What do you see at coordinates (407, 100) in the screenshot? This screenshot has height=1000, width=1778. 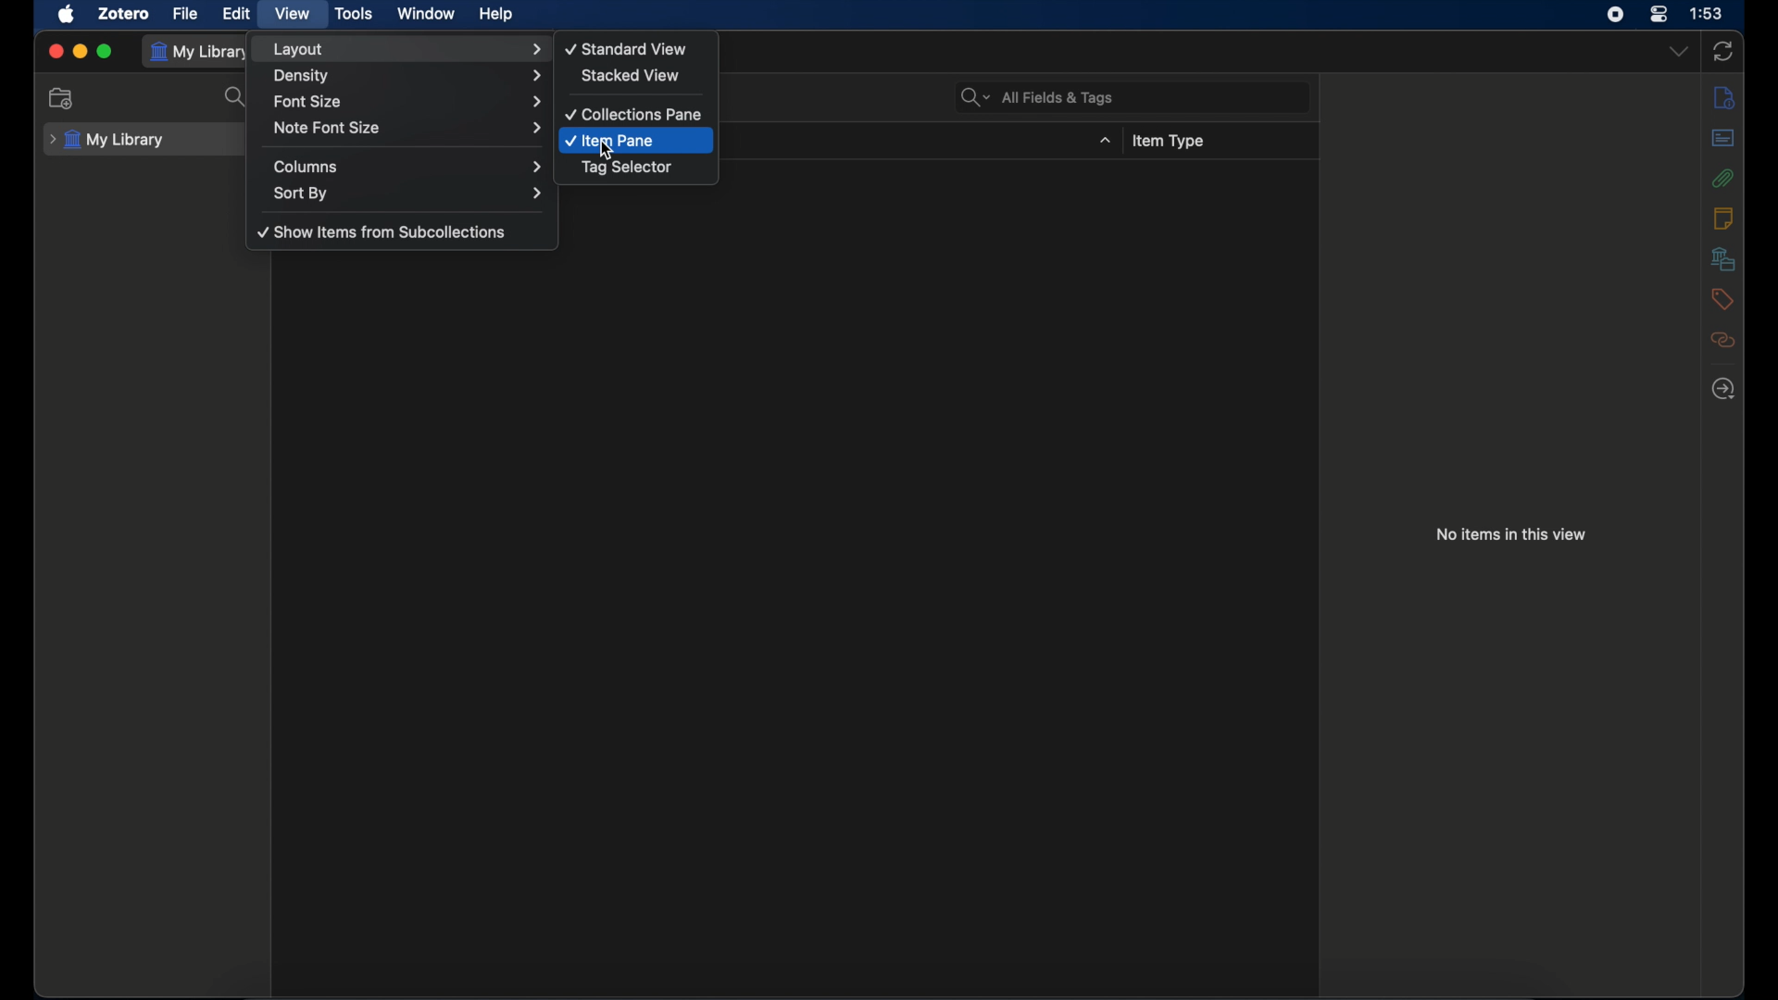 I see `font size` at bounding box center [407, 100].